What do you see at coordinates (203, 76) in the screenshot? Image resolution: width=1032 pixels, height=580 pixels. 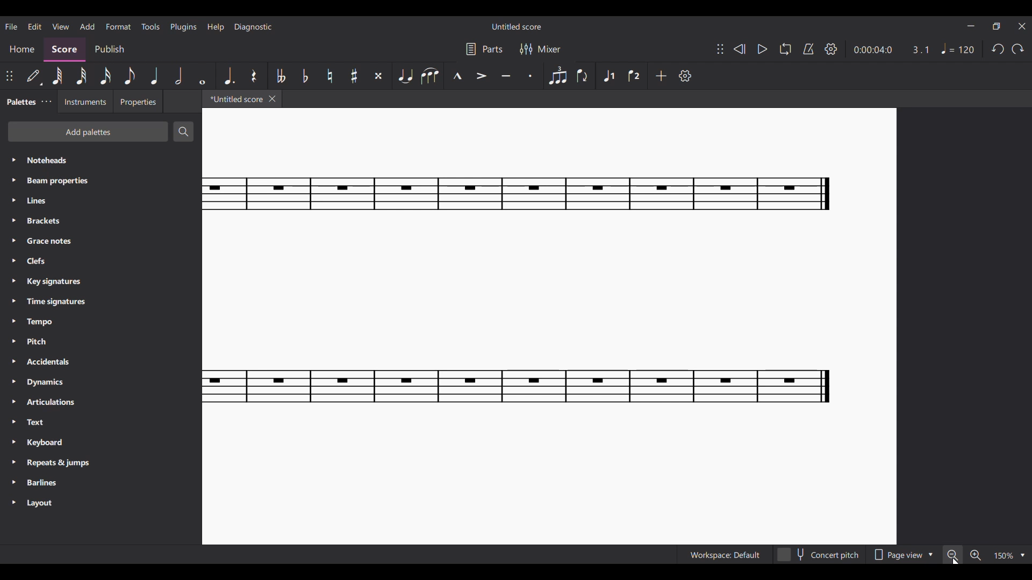 I see `Whole note` at bounding box center [203, 76].